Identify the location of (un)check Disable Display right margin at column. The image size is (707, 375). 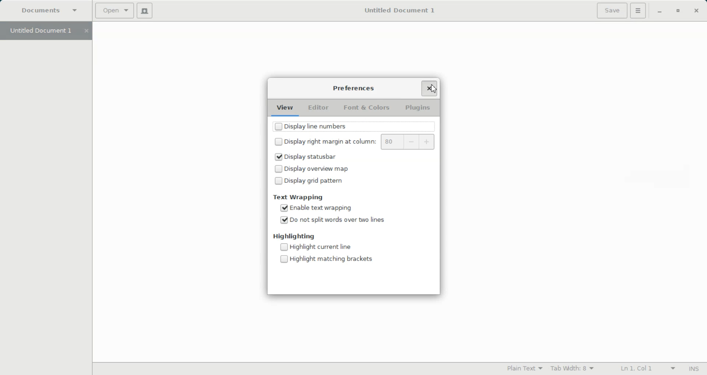
(324, 140).